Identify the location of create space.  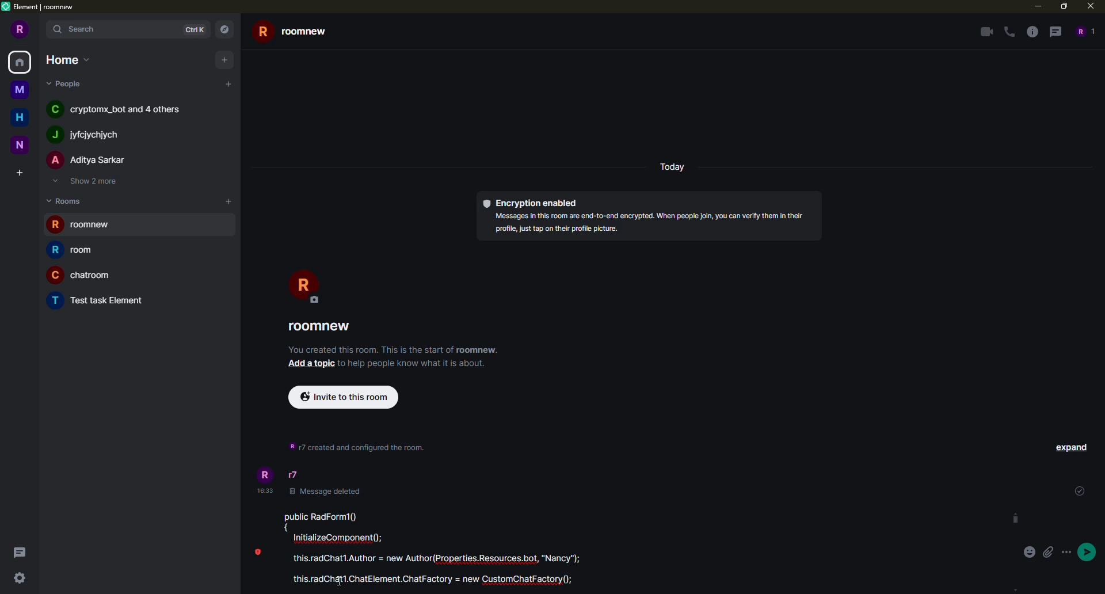
(21, 172).